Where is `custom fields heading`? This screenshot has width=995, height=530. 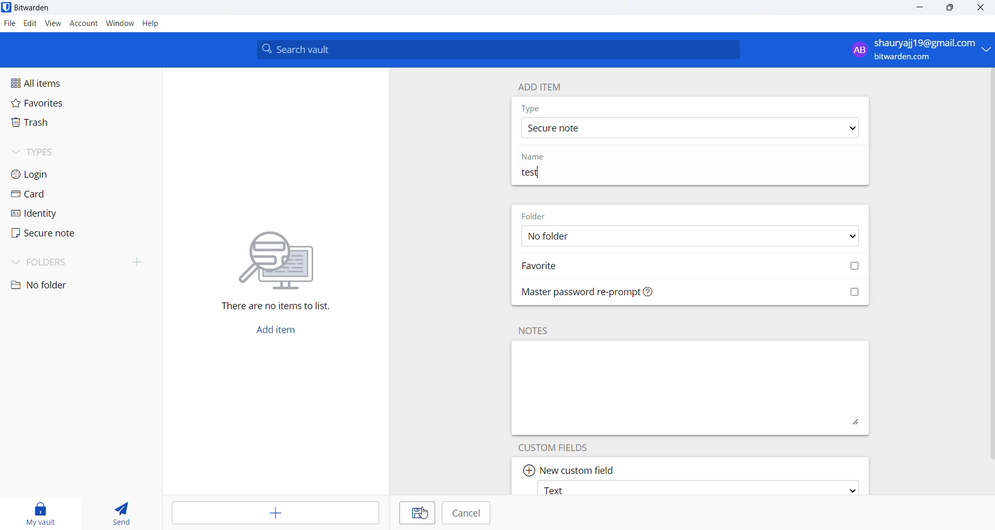
custom fields heading is located at coordinates (561, 446).